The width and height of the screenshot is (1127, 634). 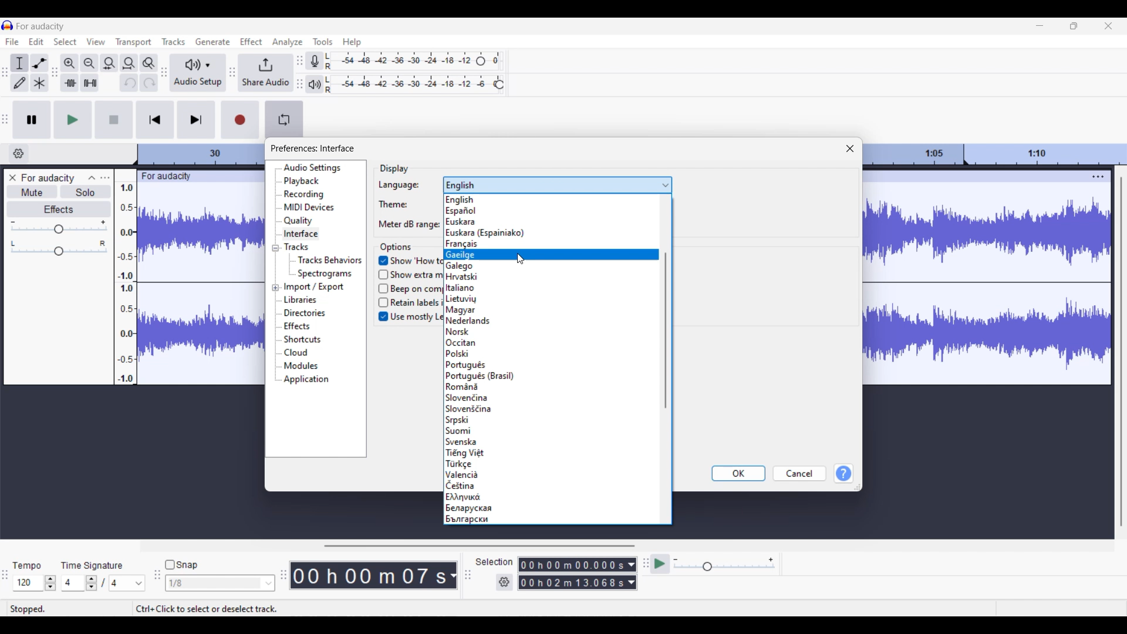 What do you see at coordinates (499, 85) in the screenshot?
I see `Playback level header` at bounding box center [499, 85].